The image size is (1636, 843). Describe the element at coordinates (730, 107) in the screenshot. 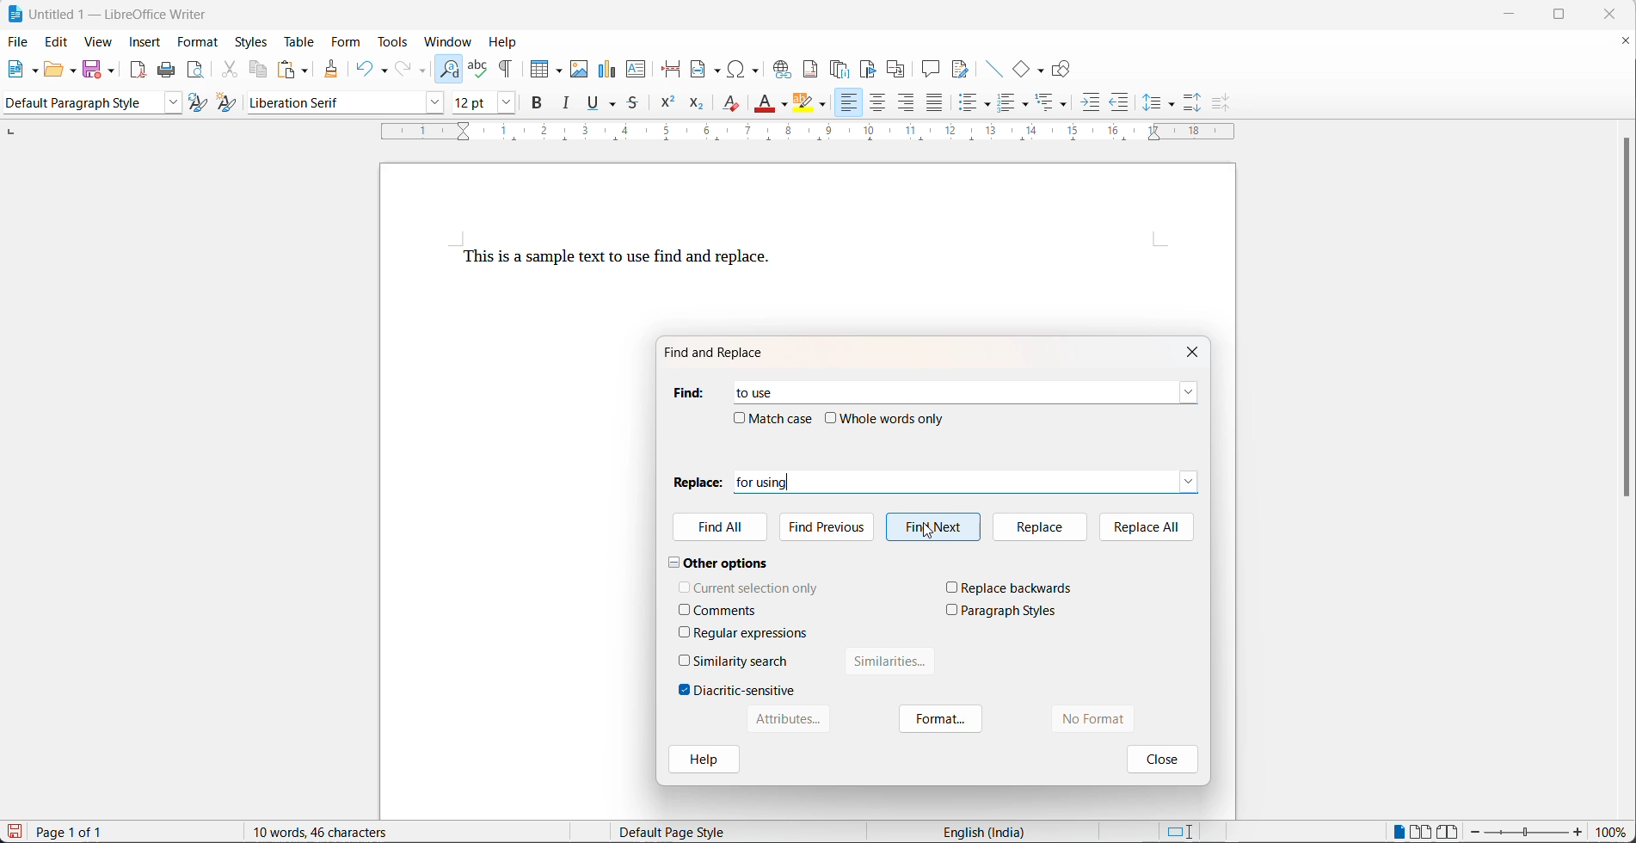

I see `clear direct formatting` at that location.